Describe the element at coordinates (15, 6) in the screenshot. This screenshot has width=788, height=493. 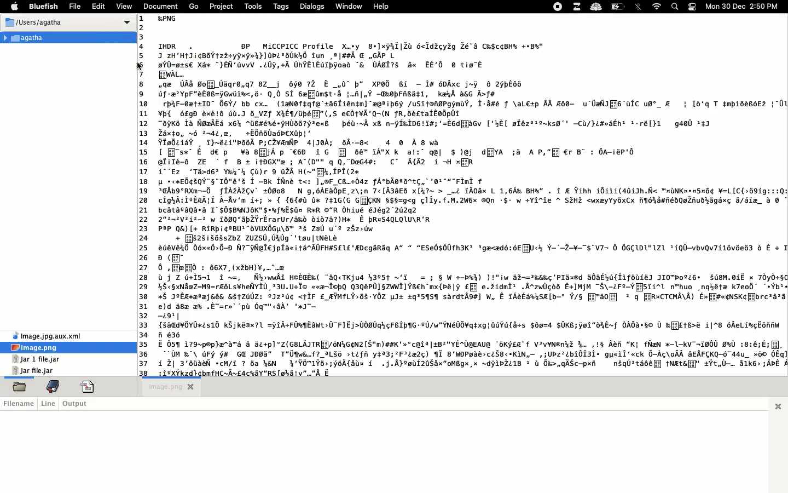
I see `apple ` at that location.